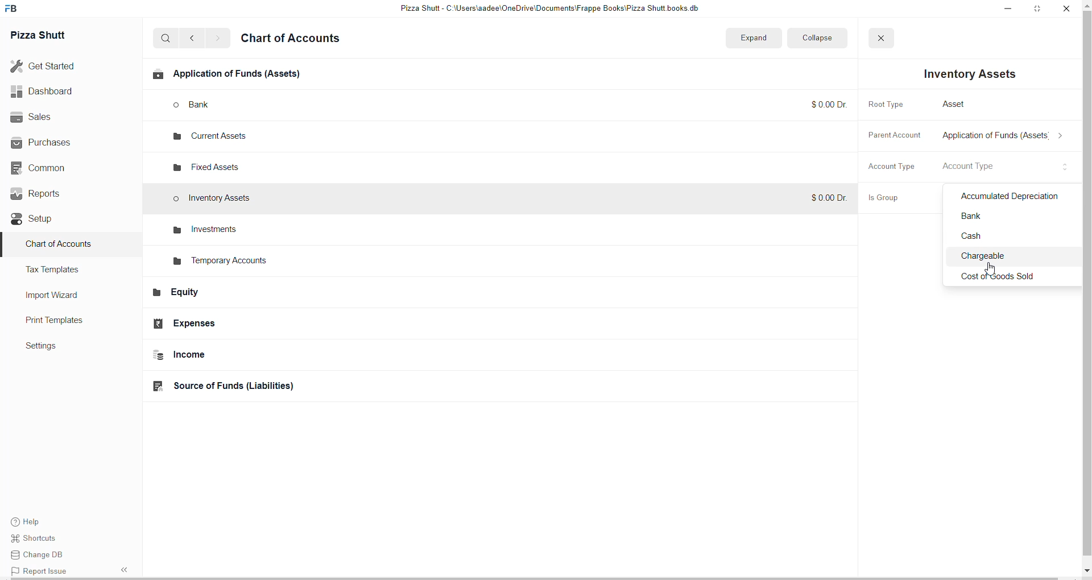  I want to click on $0.00 Dr., so click(828, 199).